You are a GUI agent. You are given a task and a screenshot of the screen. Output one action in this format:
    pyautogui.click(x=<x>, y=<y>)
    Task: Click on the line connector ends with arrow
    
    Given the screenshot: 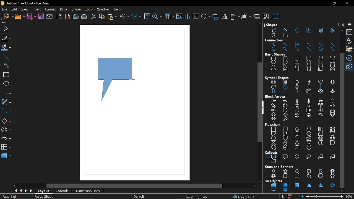 What is the action you would take?
    pyautogui.click(x=309, y=44)
    